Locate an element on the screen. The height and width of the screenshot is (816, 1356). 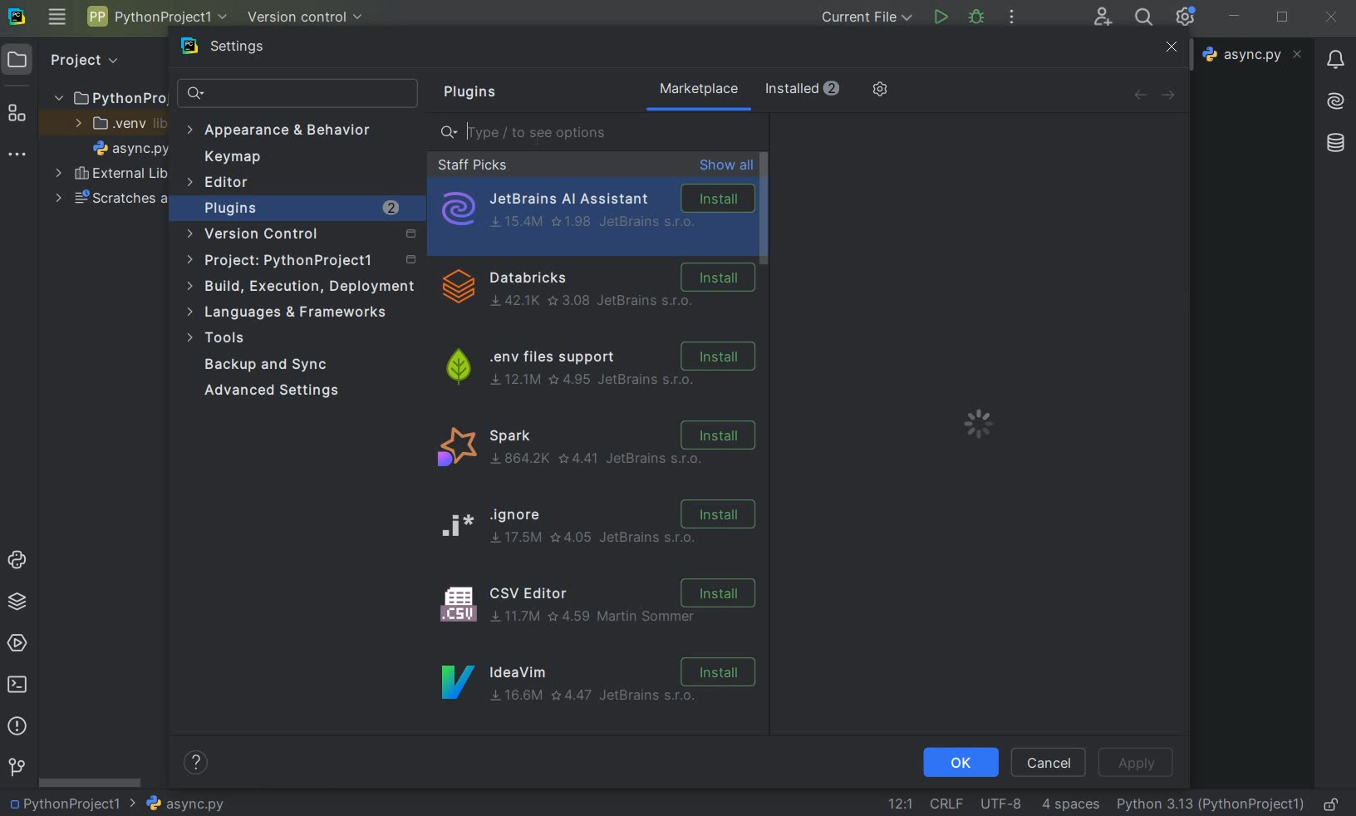
structure is located at coordinates (17, 111).